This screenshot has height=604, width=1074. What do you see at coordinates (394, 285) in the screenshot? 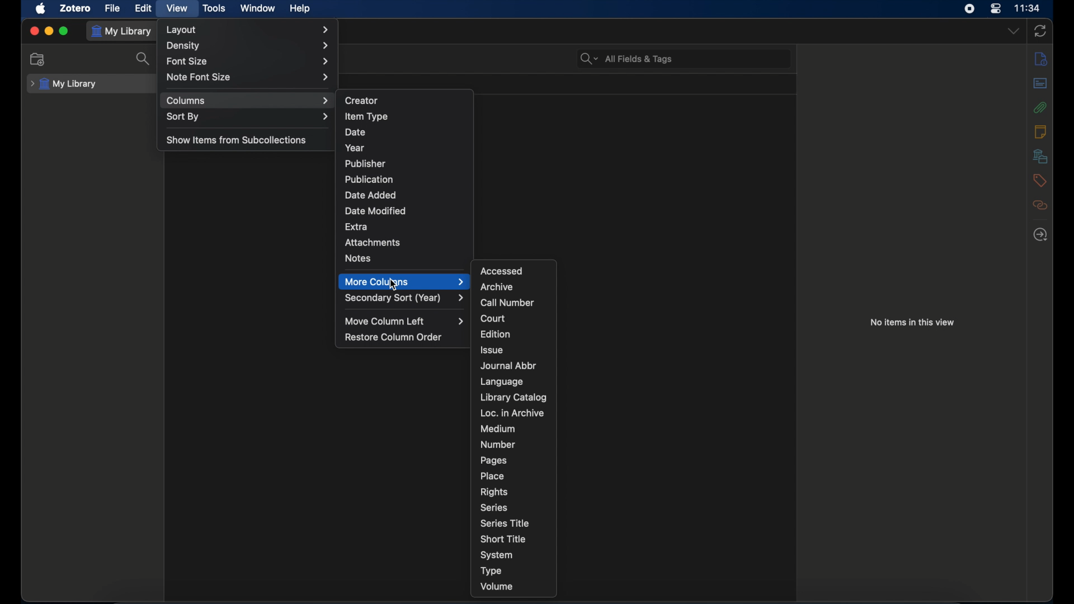
I see `cursor` at bounding box center [394, 285].